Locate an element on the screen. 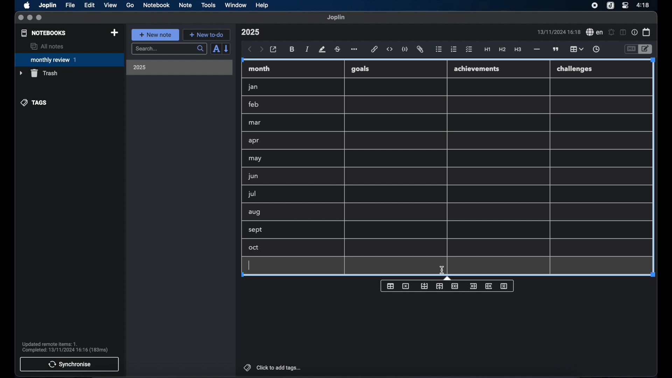  minimize is located at coordinates (30, 18).